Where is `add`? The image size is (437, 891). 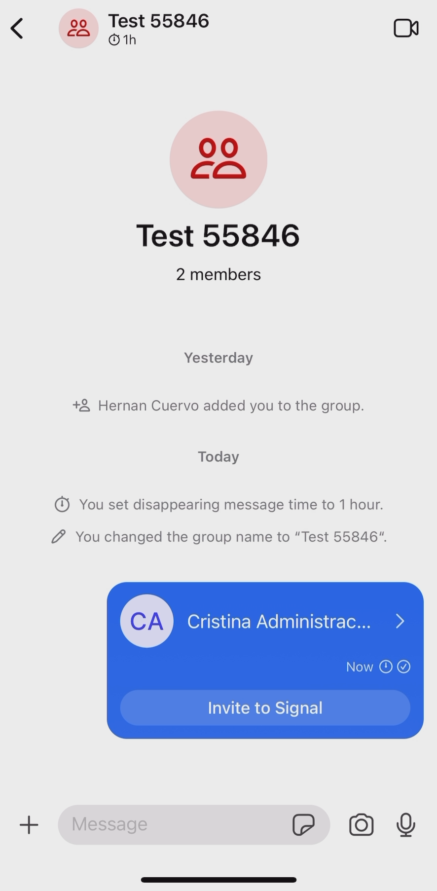 add is located at coordinates (30, 822).